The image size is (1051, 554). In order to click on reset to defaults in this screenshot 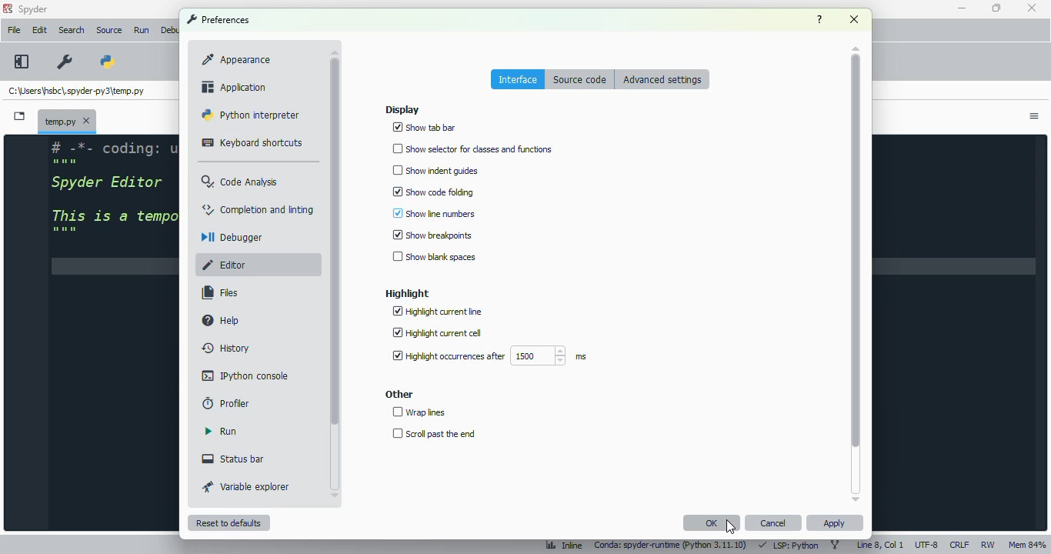, I will do `click(229, 522)`.